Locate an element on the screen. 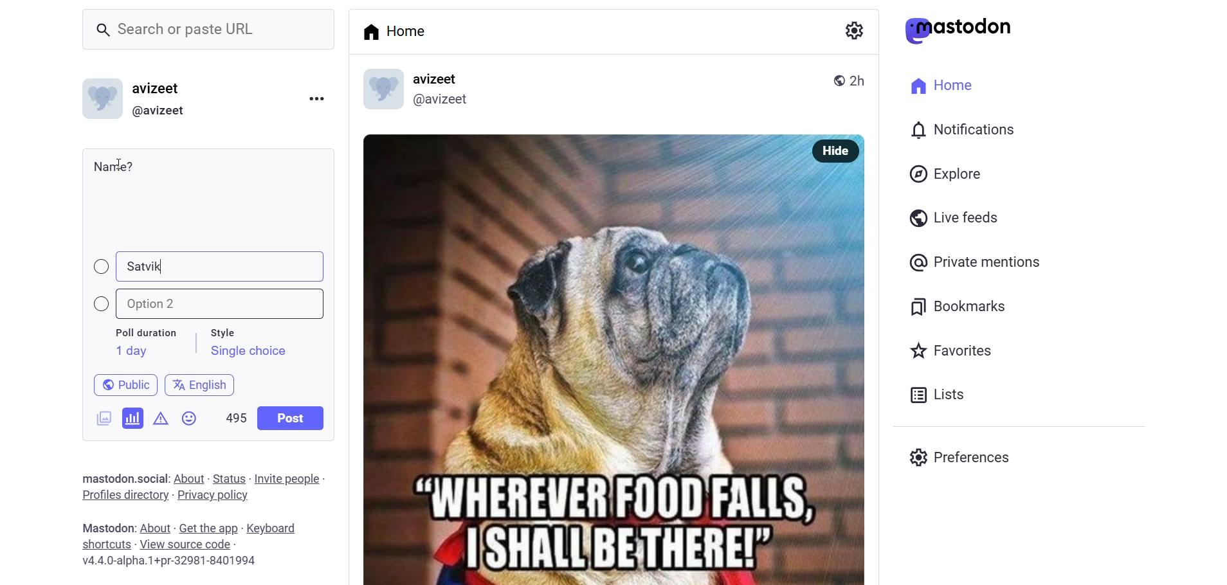 The height and width of the screenshot is (585, 1227). home is located at coordinates (938, 84).